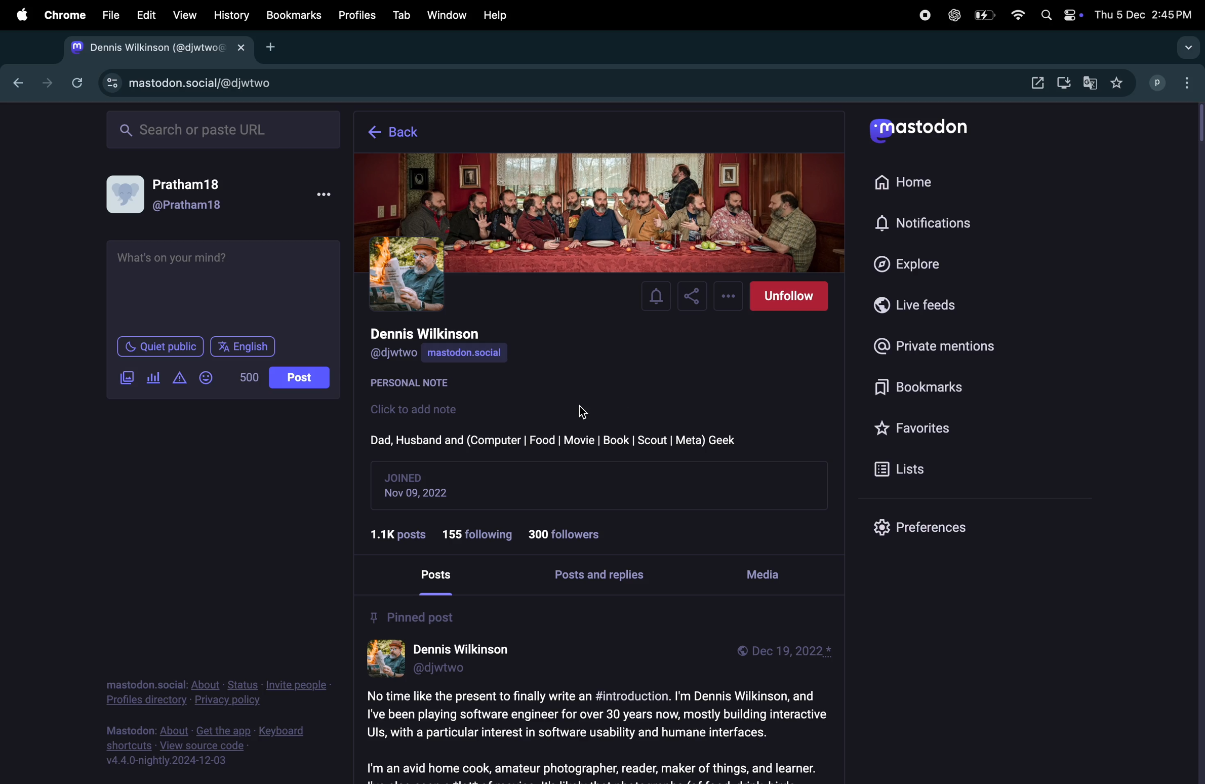 The width and height of the screenshot is (1205, 784). I want to click on list, so click(900, 468).